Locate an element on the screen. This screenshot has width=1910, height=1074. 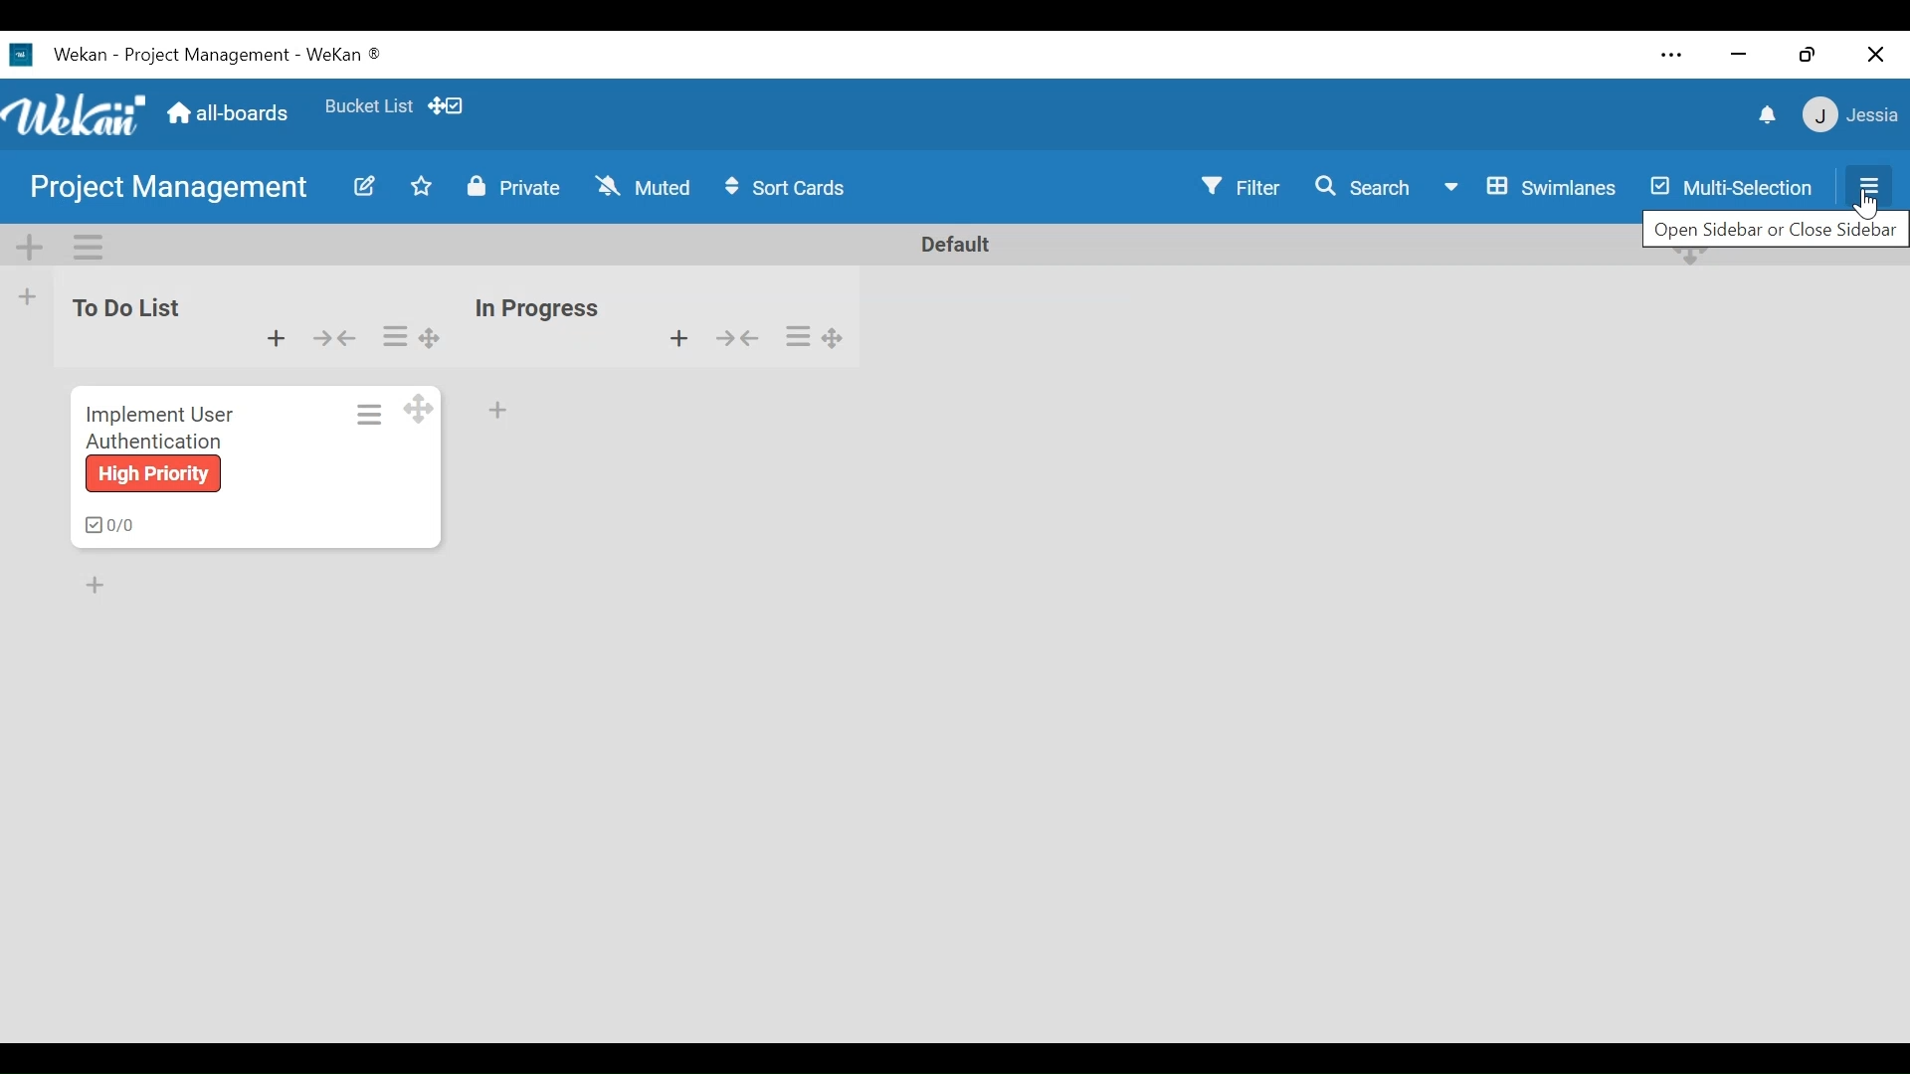
Desktop Drag handles is located at coordinates (417, 409).